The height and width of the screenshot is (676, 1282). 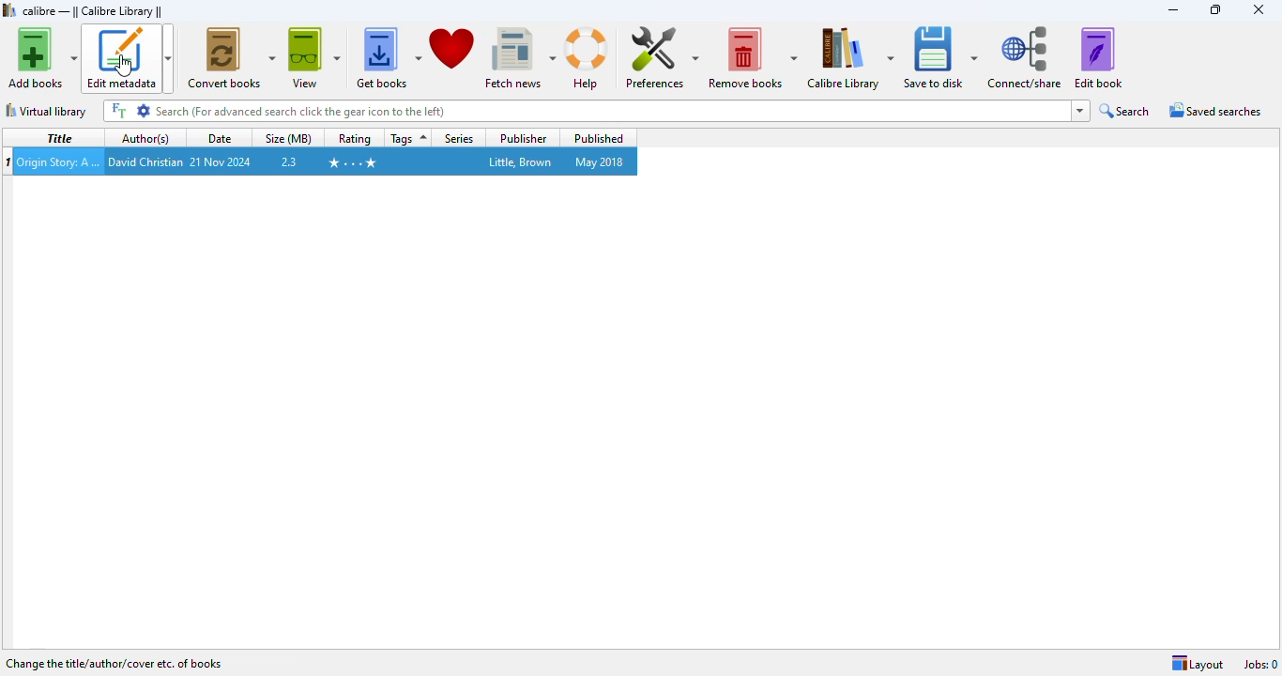 What do you see at coordinates (9, 10) in the screenshot?
I see `logo` at bounding box center [9, 10].